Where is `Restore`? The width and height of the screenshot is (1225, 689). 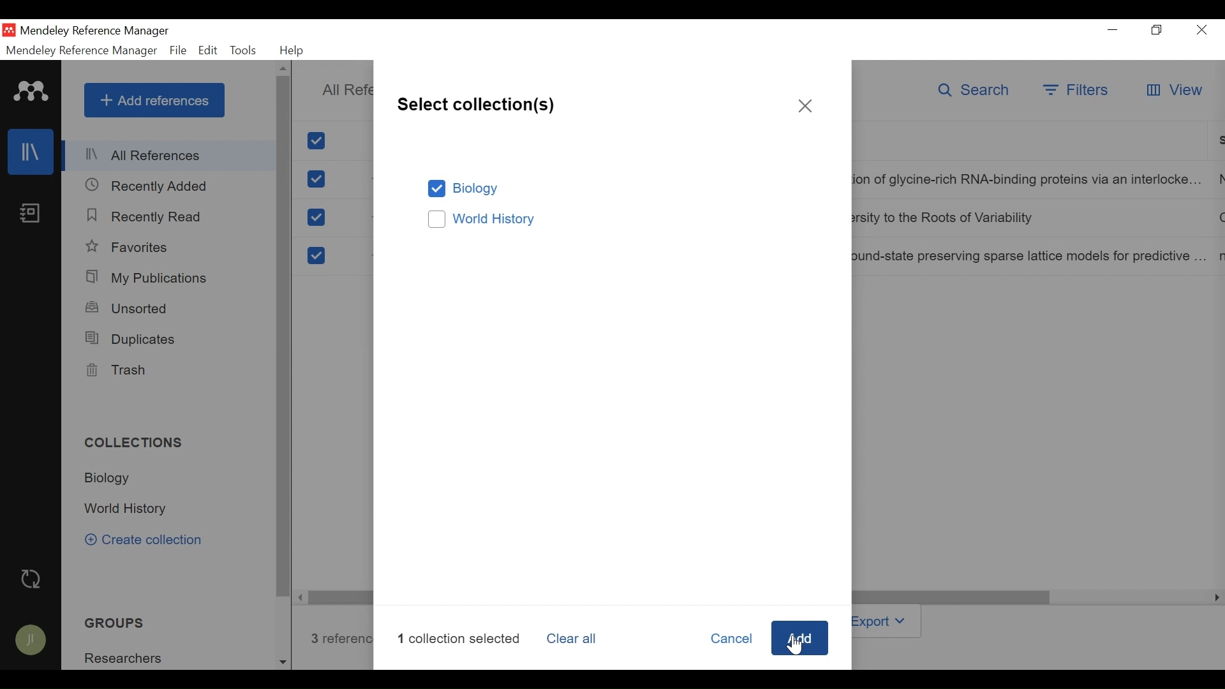
Restore is located at coordinates (1157, 30).